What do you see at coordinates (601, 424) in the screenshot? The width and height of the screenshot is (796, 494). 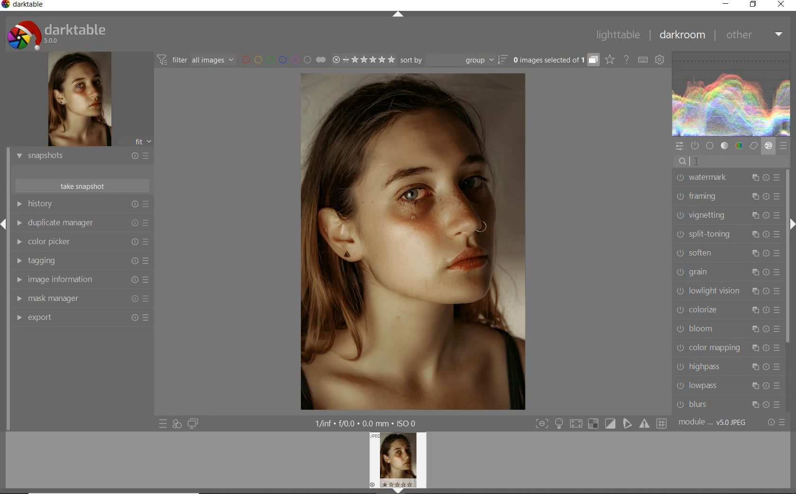 I see `toggle modes` at bounding box center [601, 424].